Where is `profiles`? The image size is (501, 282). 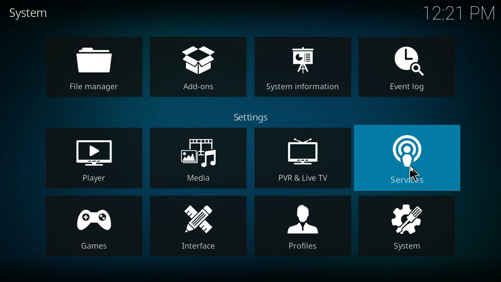 profiles is located at coordinates (303, 226).